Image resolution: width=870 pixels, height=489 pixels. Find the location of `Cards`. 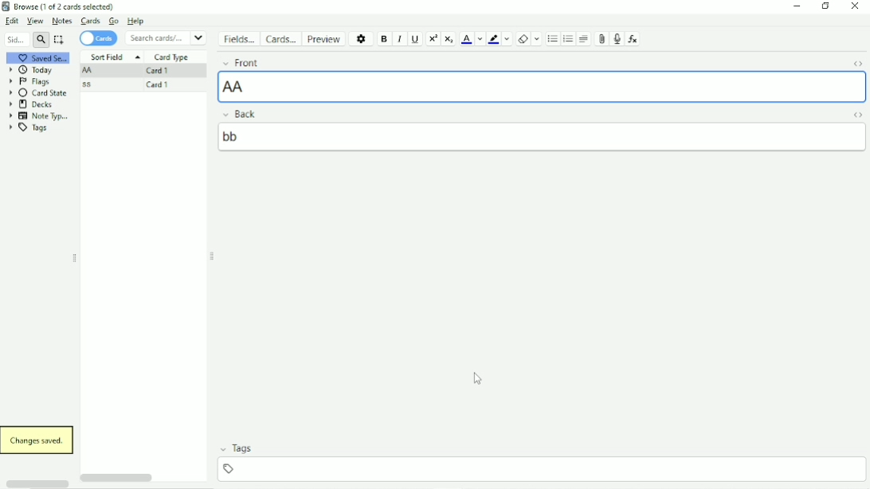

Cards is located at coordinates (90, 22).